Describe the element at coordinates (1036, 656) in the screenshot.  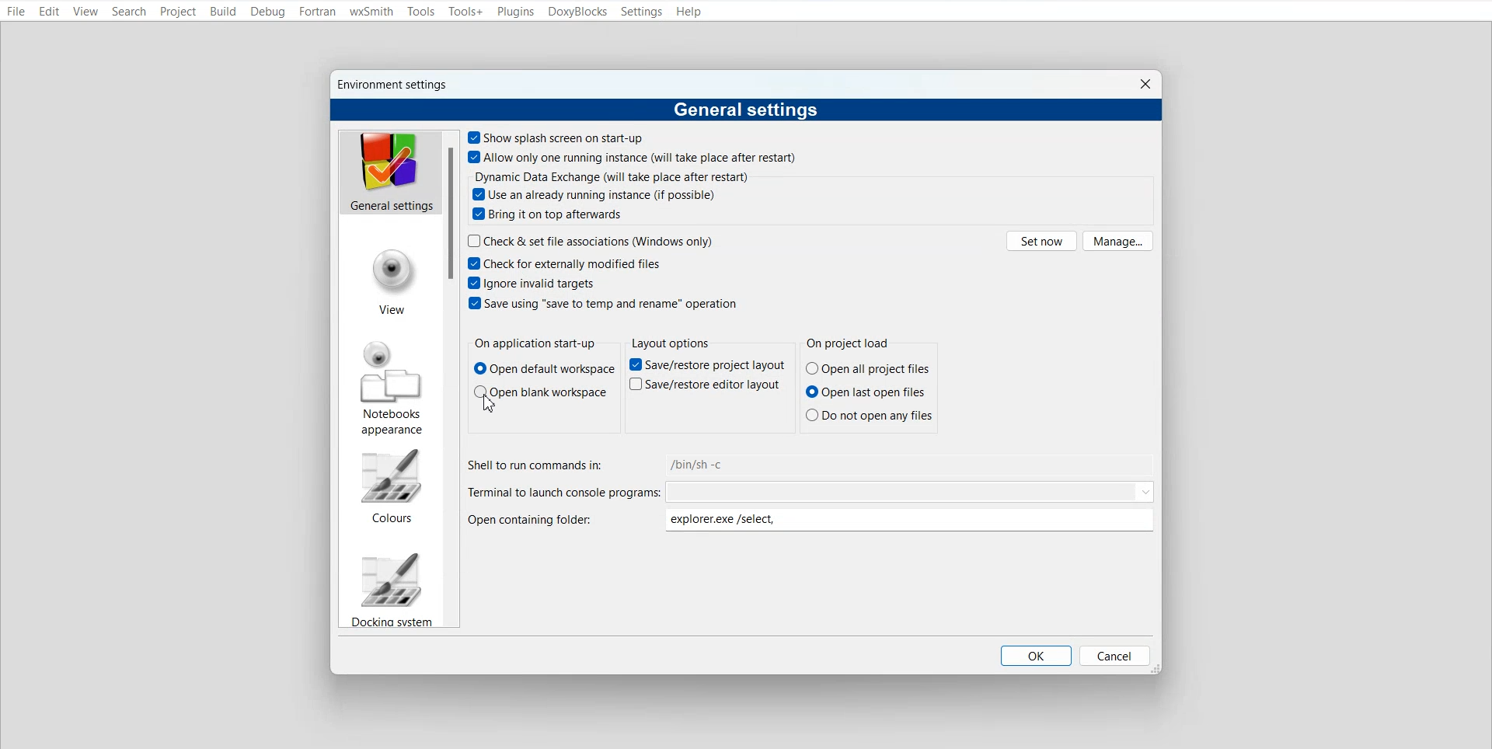
I see `OK` at that location.